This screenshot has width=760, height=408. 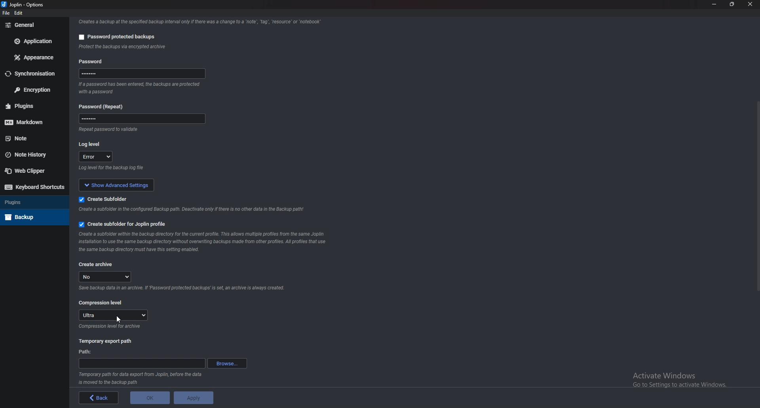 I want to click on password protected backup, so click(x=115, y=36).